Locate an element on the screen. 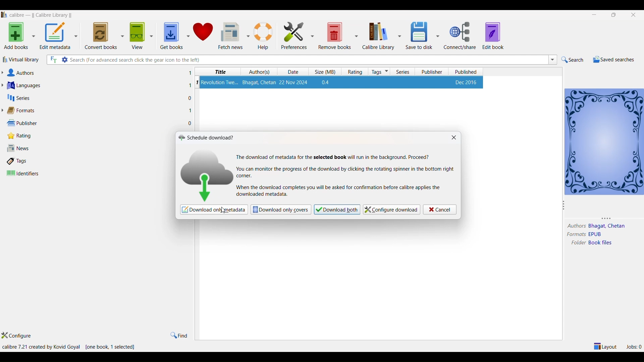 Image resolution: width=644 pixels, height=362 pixels. search is located at coordinates (572, 59).